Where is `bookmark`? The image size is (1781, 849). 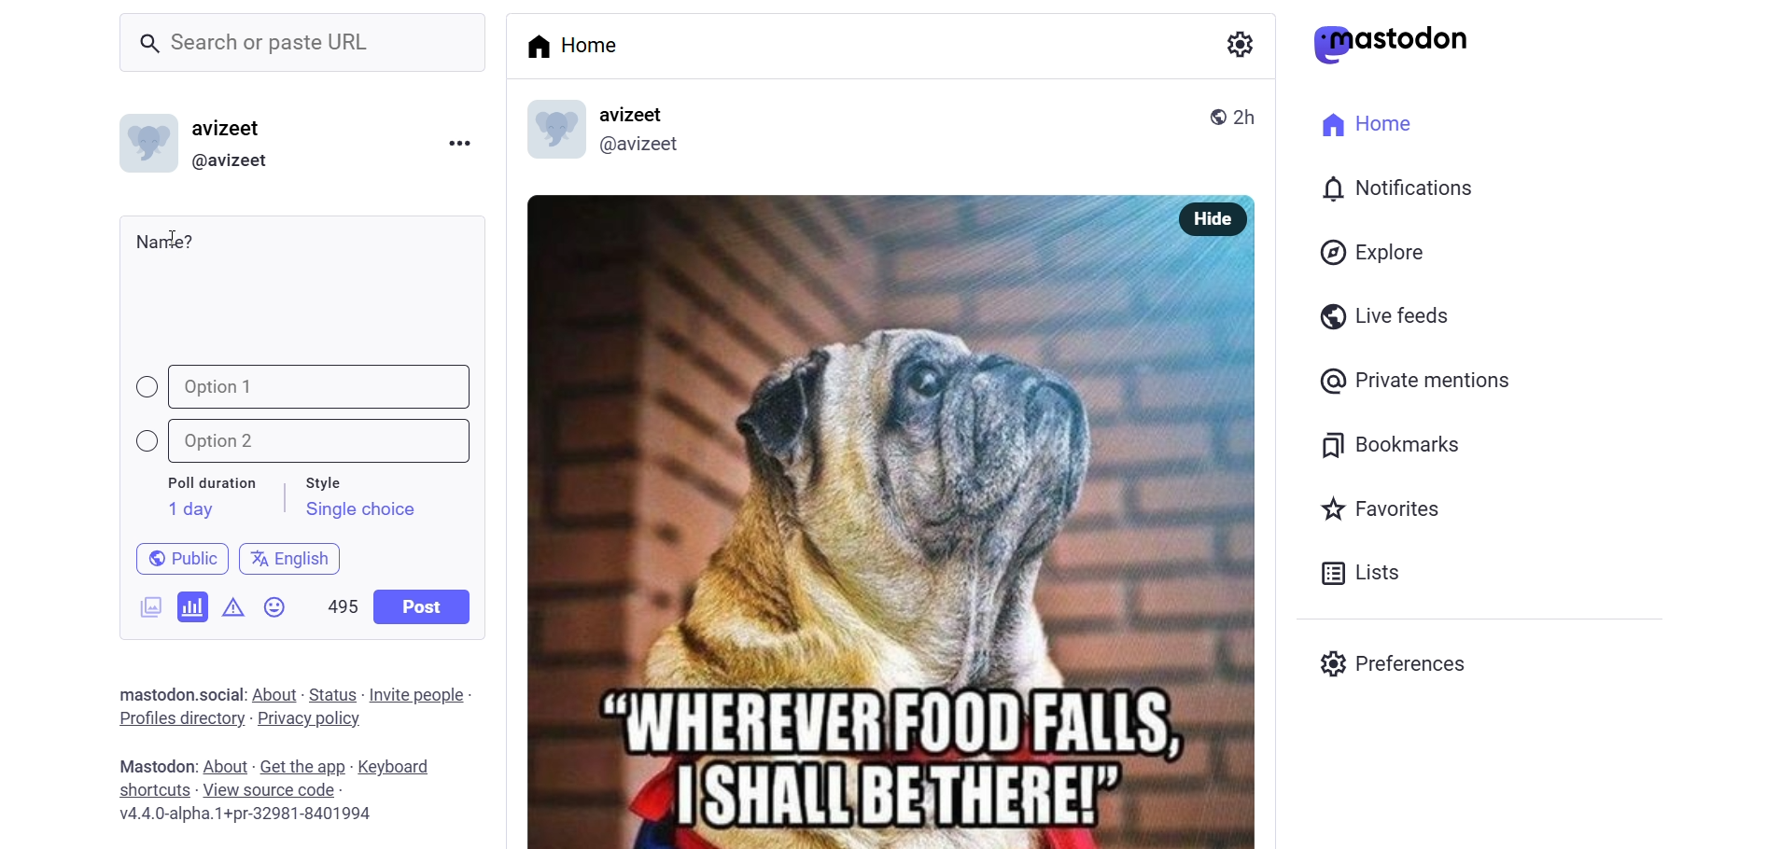
bookmark is located at coordinates (1394, 442).